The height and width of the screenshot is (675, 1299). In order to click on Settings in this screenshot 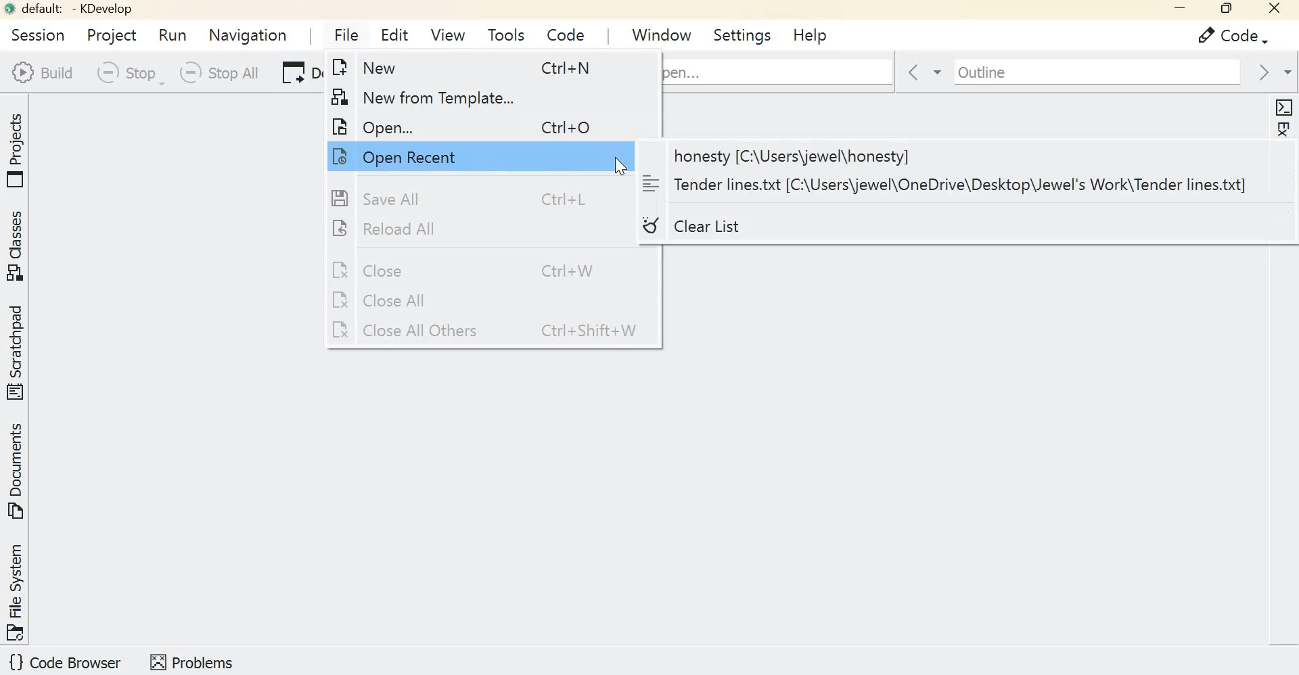, I will do `click(745, 34)`.